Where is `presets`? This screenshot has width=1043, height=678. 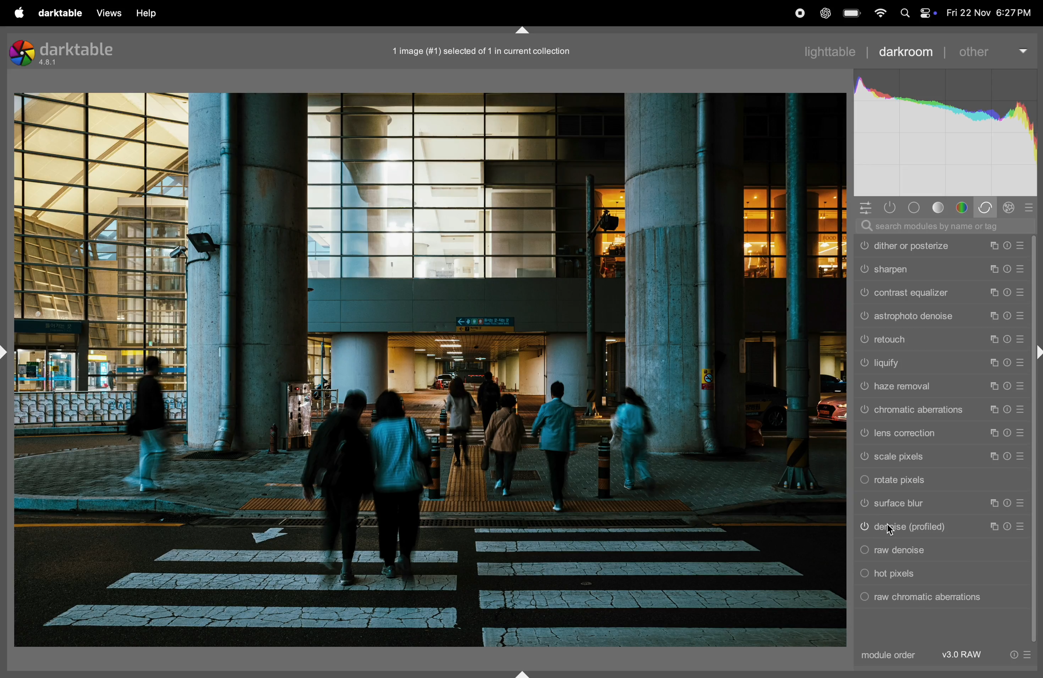
presets is located at coordinates (1029, 208).